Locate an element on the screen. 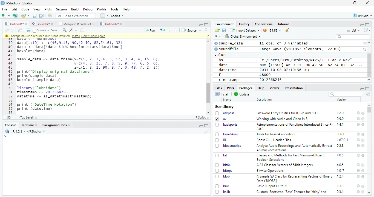  Tutorial is located at coordinates (284, 24).